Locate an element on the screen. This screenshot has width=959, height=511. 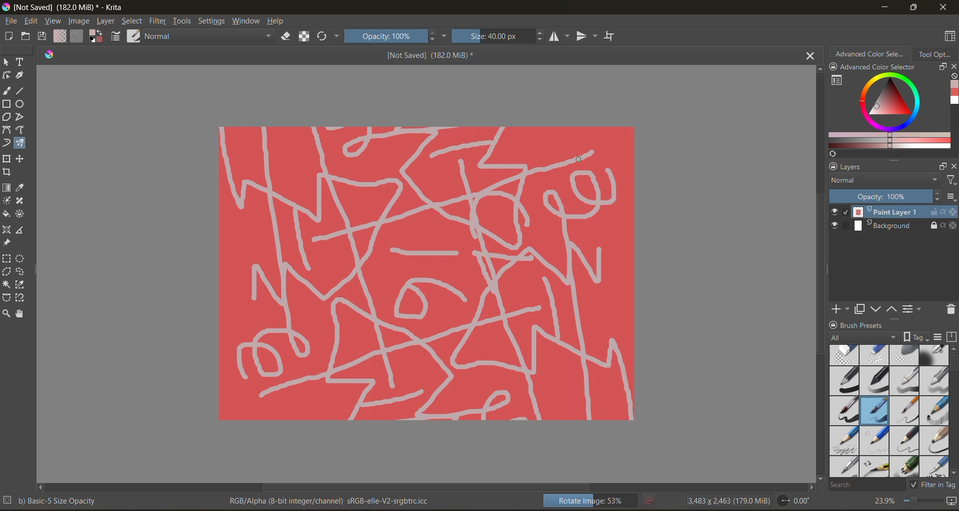
settings is located at coordinates (212, 21).